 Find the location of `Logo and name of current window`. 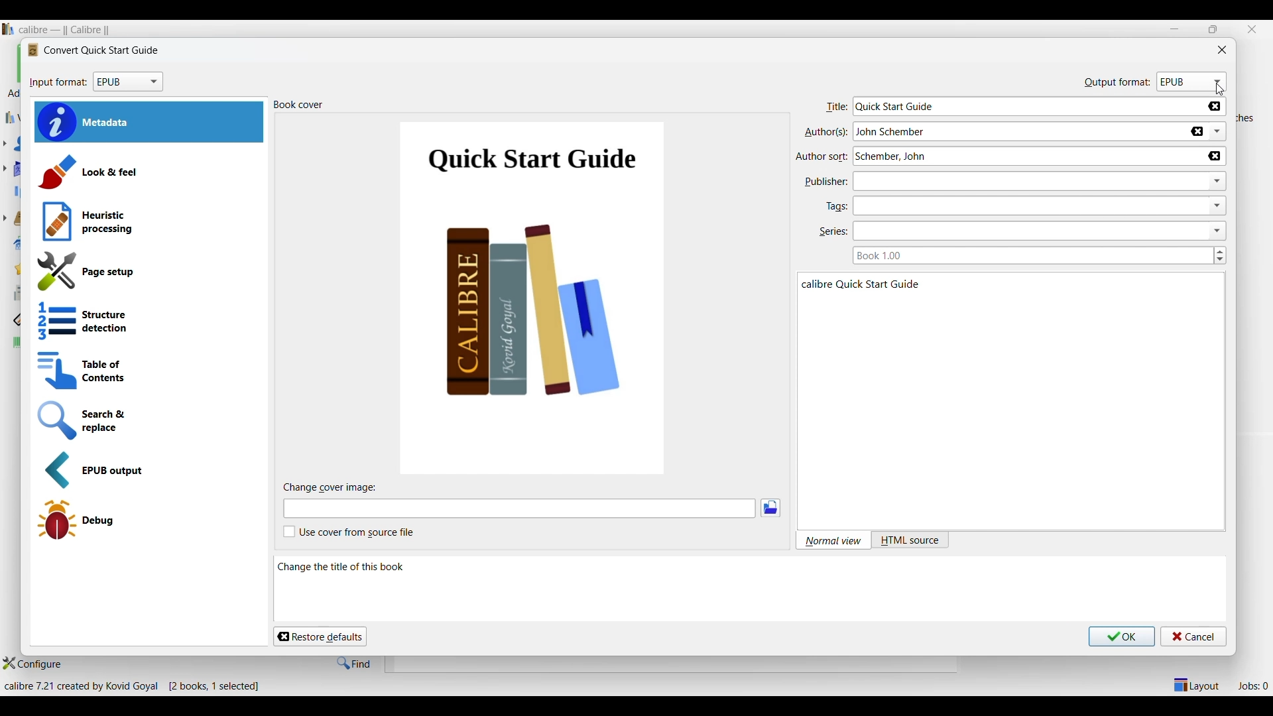

Logo and name of current window is located at coordinates (93, 50).